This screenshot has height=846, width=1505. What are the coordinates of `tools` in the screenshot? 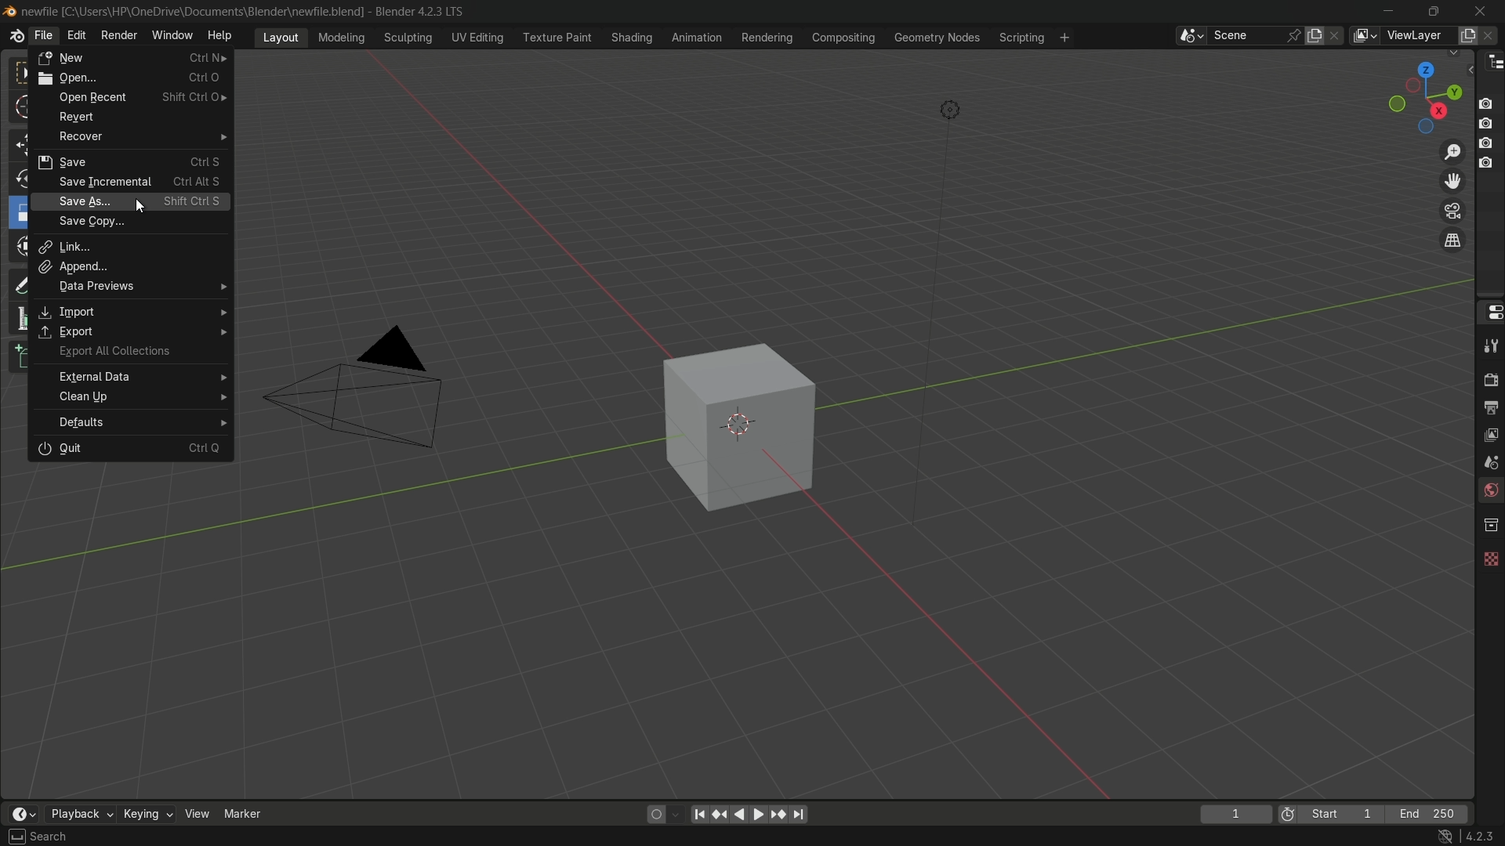 It's located at (1489, 345).